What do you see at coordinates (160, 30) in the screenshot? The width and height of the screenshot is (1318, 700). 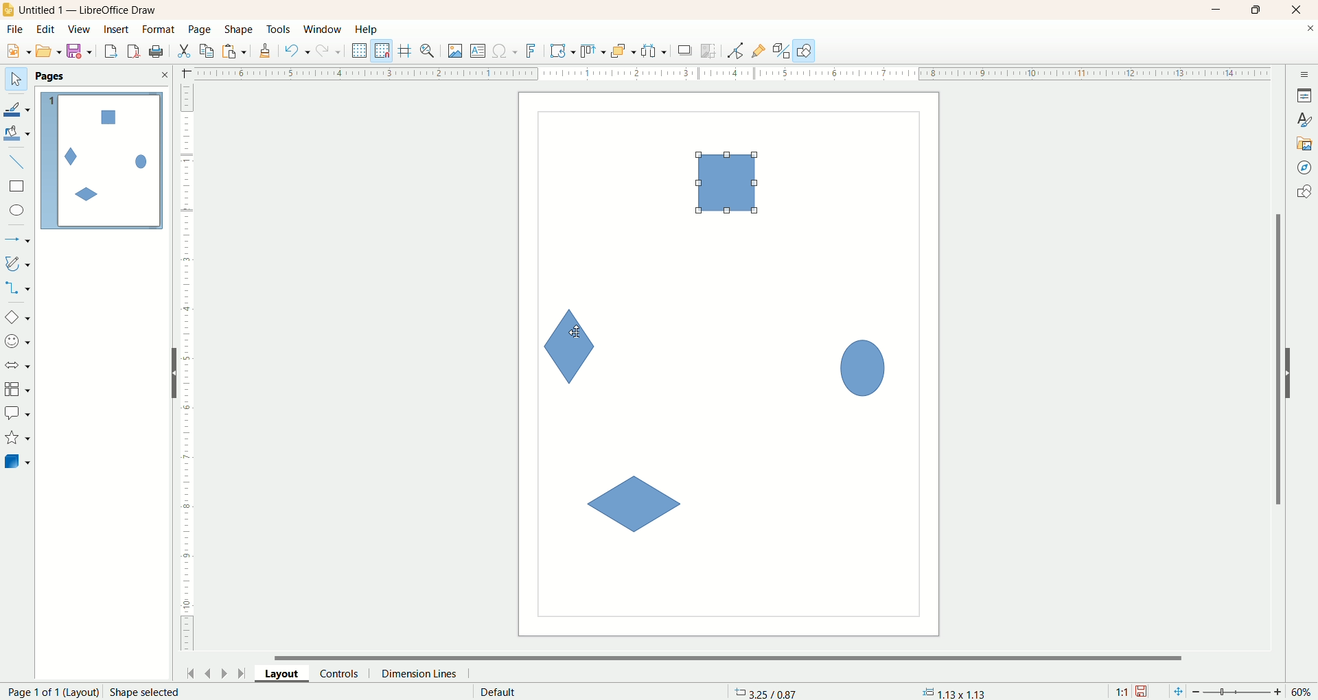 I see `format` at bounding box center [160, 30].